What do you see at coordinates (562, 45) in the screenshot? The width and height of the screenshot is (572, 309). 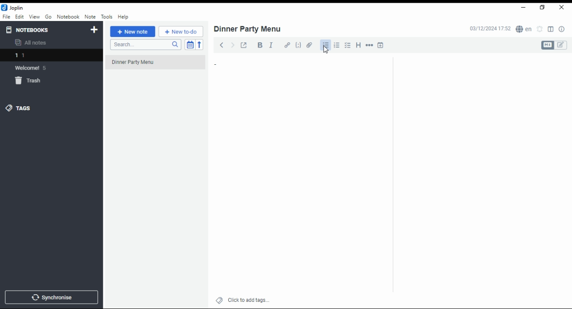 I see `edit` at bounding box center [562, 45].